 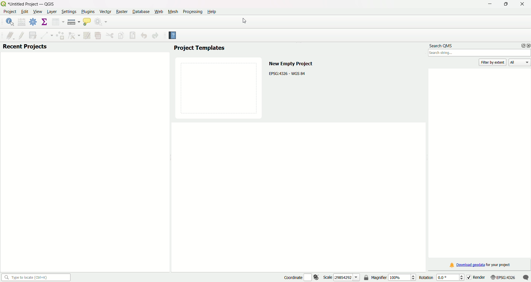 What do you see at coordinates (24, 12) in the screenshot?
I see `Edit` at bounding box center [24, 12].